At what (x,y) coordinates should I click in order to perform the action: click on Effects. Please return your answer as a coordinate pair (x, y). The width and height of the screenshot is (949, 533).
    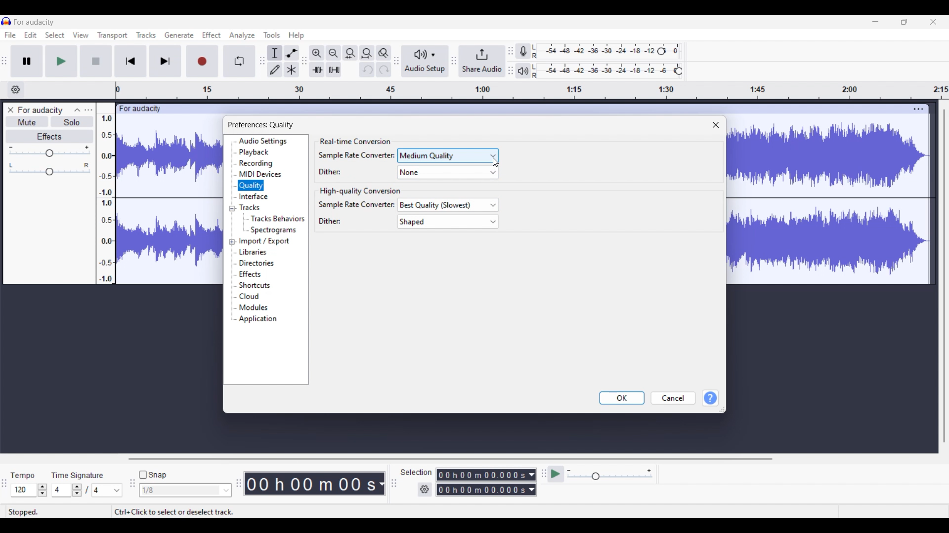
    Looking at the image, I should click on (250, 274).